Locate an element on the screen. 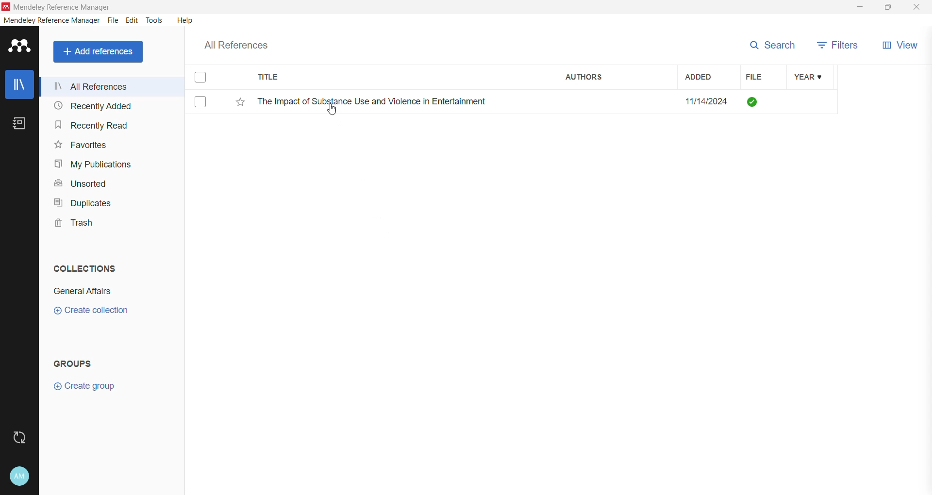  Search is located at coordinates (774, 45).